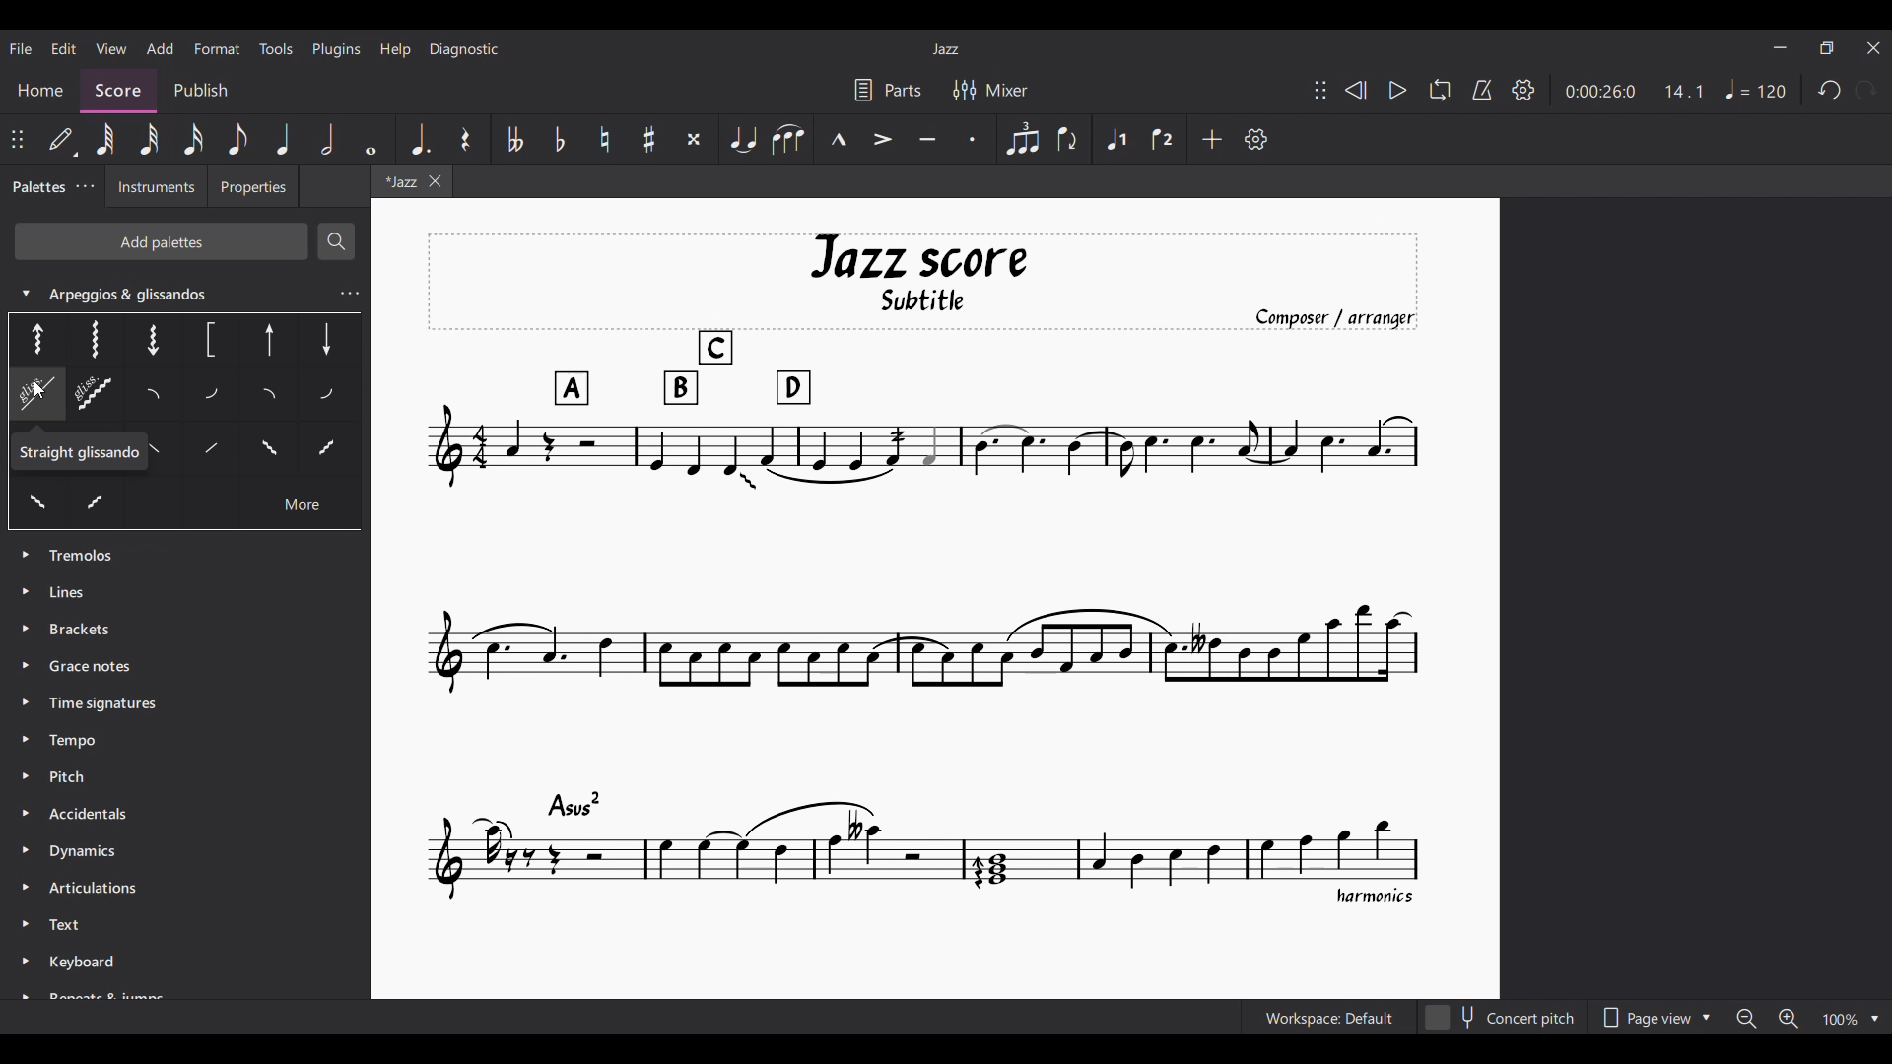 This screenshot has height=1064, width=1892. What do you see at coordinates (694, 139) in the screenshot?
I see `Toggle double sharp` at bounding box center [694, 139].